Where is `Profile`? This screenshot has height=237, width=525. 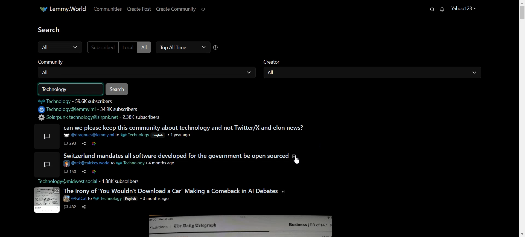
Profile is located at coordinates (464, 8).